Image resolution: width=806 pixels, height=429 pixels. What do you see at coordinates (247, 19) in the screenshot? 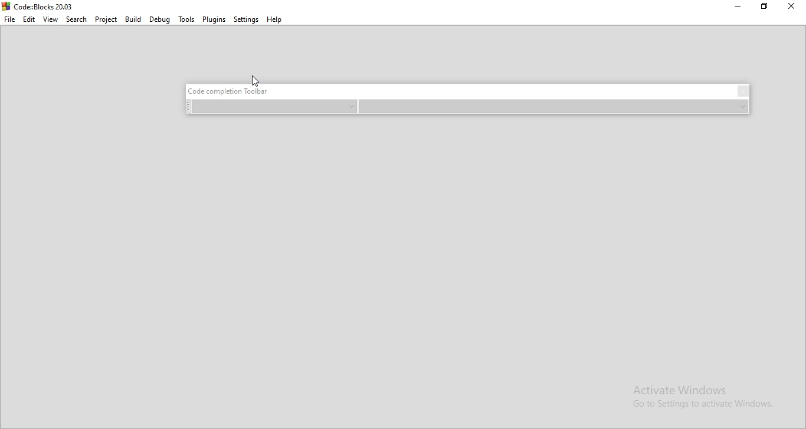
I see `Settings ` at bounding box center [247, 19].